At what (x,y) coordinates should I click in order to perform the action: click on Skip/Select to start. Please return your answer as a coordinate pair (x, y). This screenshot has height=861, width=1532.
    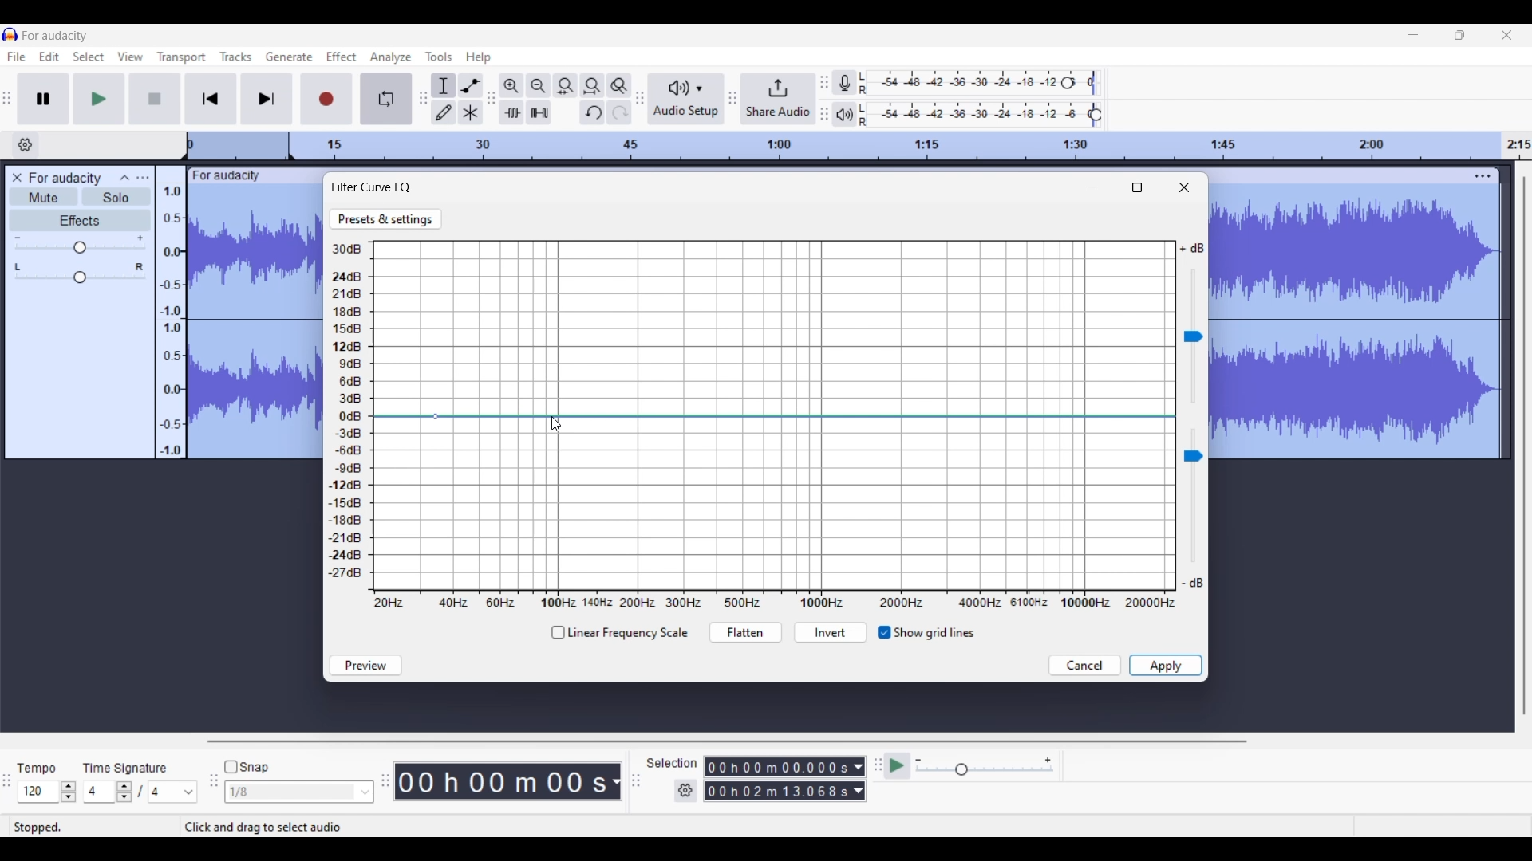
    Looking at the image, I should click on (211, 99).